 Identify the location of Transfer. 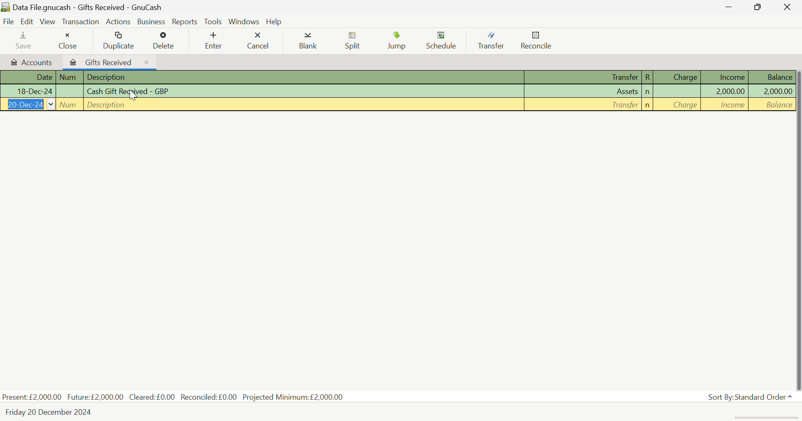
(494, 41).